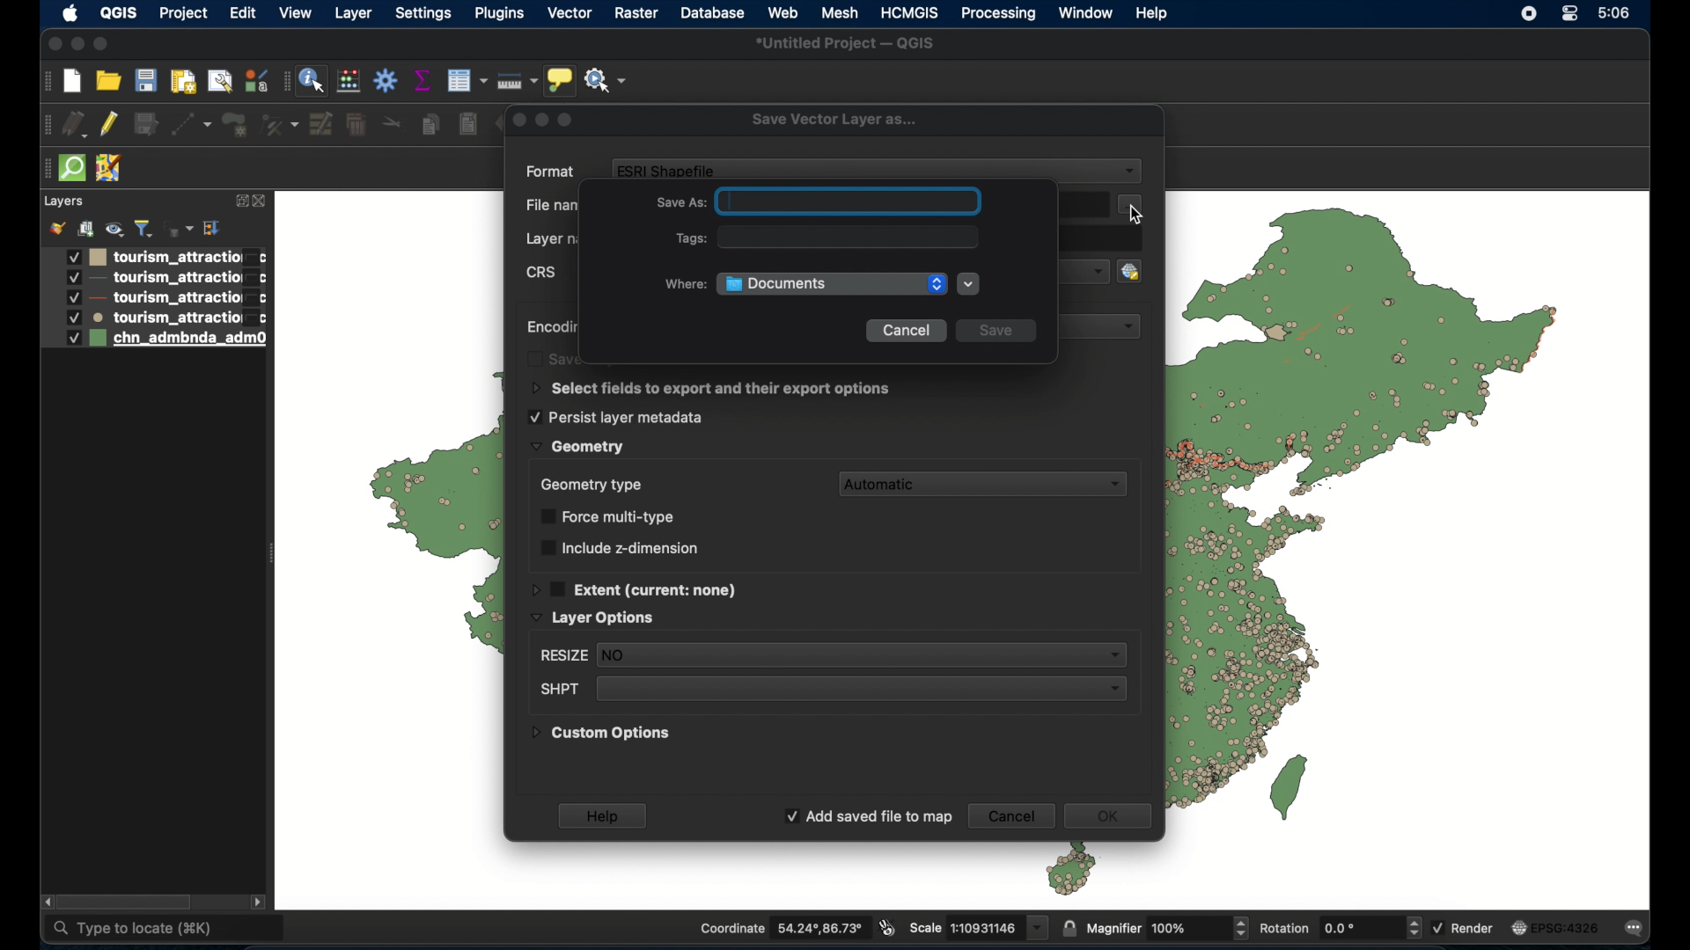 This screenshot has width=1690, height=950. I want to click on geometry type, so click(591, 484).